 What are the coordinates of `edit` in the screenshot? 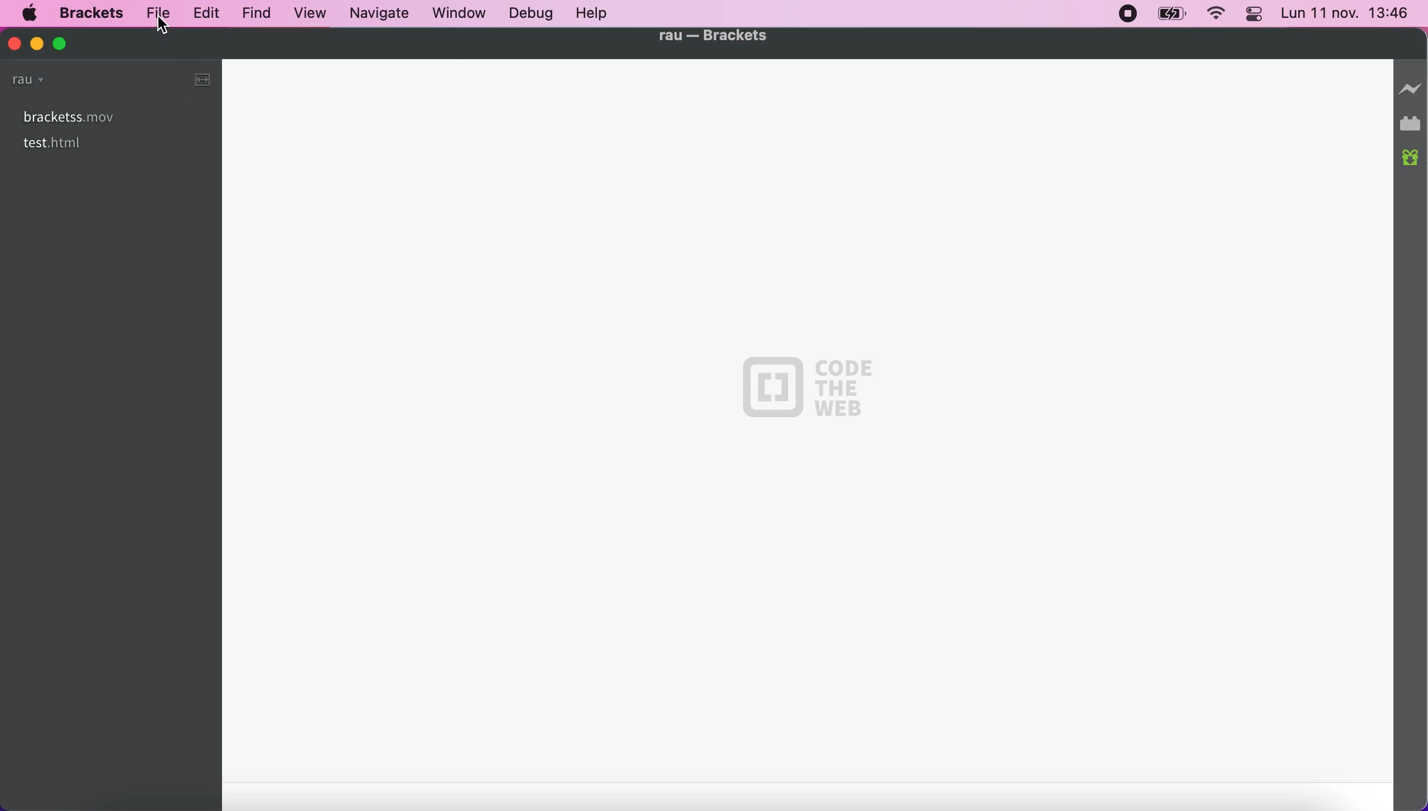 It's located at (204, 13).